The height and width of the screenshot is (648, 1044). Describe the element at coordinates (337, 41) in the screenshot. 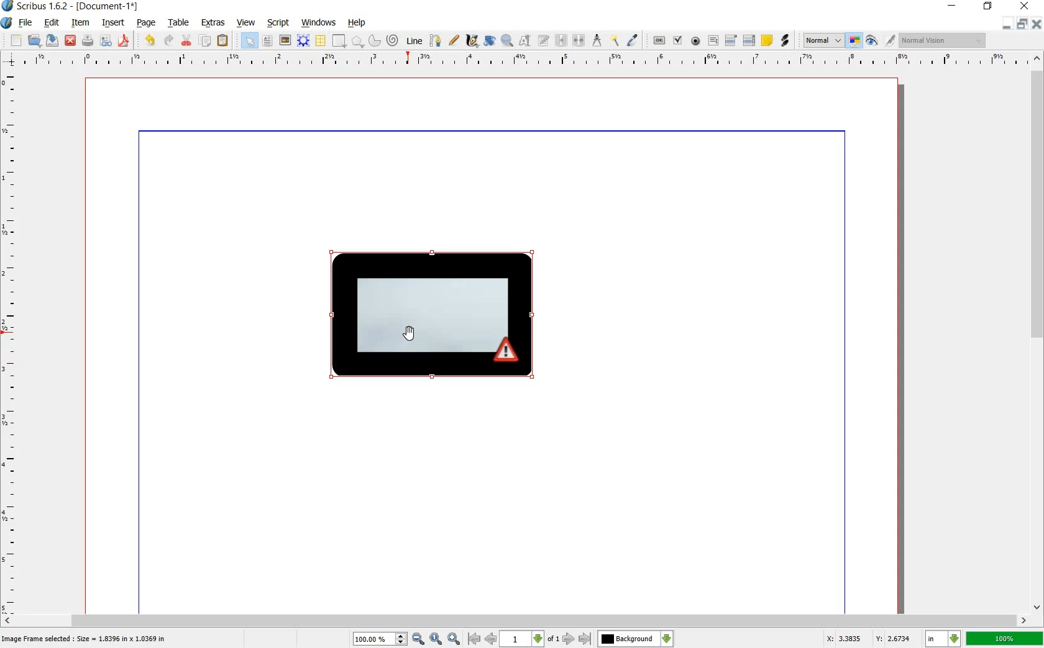

I see `shape` at that location.